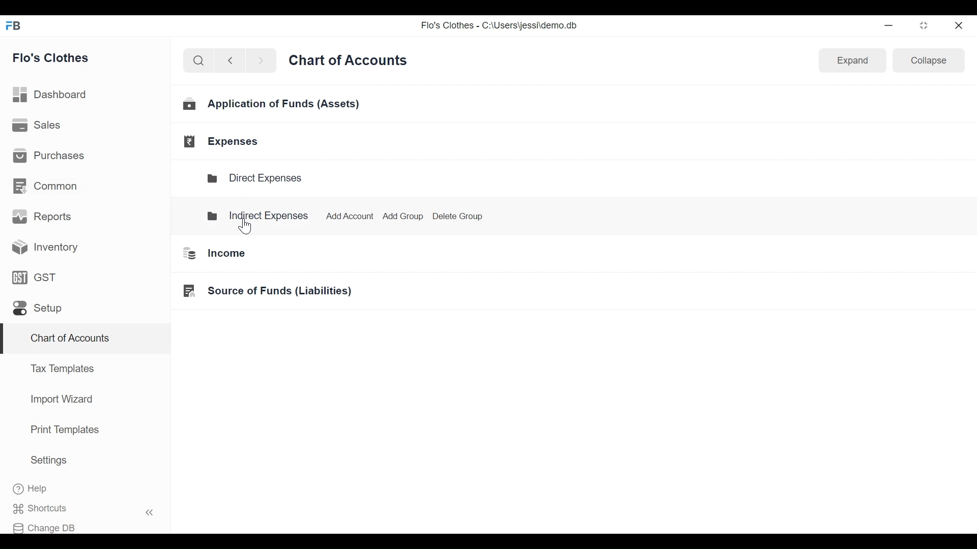 The height and width of the screenshot is (549, 977). What do you see at coordinates (64, 430) in the screenshot?
I see `Print Templates` at bounding box center [64, 430].